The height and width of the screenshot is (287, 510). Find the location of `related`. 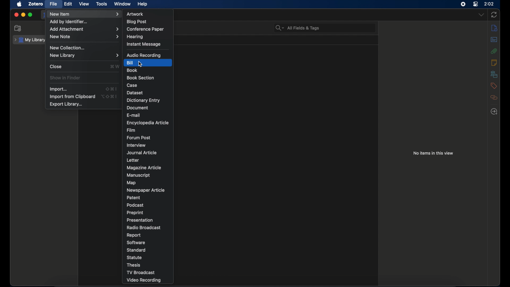

related is located at coordinates (494, 98).